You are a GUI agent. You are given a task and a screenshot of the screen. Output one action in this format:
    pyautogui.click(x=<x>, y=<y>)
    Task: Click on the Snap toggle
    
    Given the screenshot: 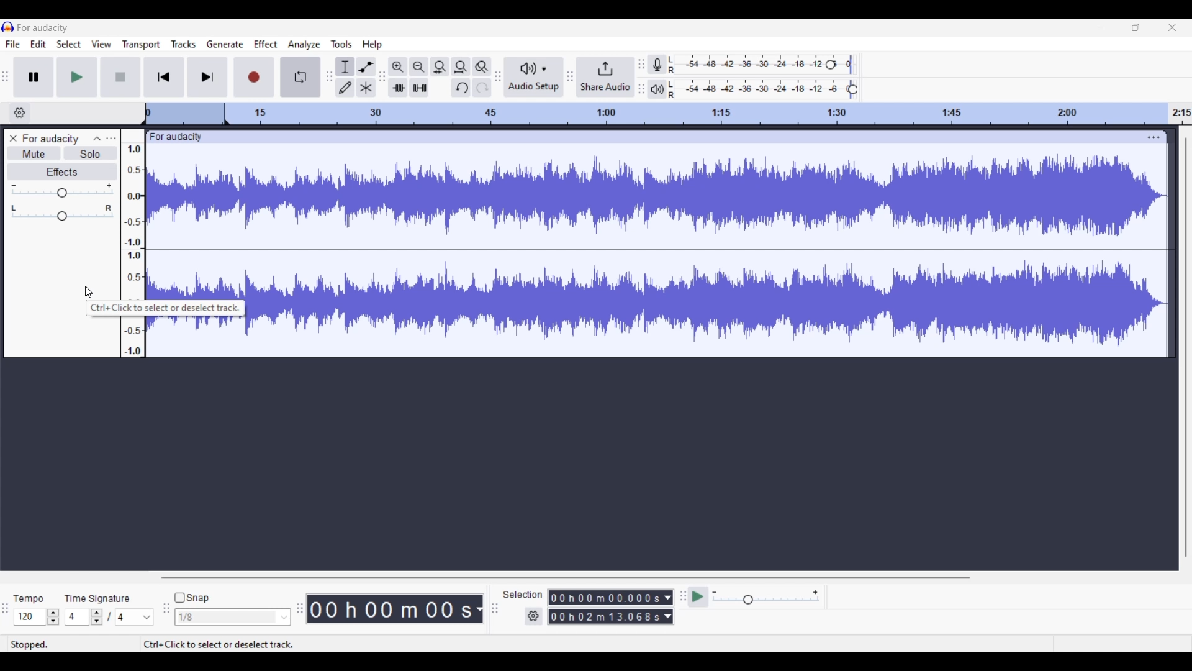 What is the action you would take?
    pyautogui.click(x=192, y=598)
    